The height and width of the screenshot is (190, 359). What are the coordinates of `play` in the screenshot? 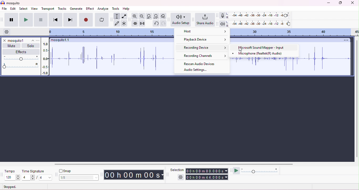 It's located at (25, 19).